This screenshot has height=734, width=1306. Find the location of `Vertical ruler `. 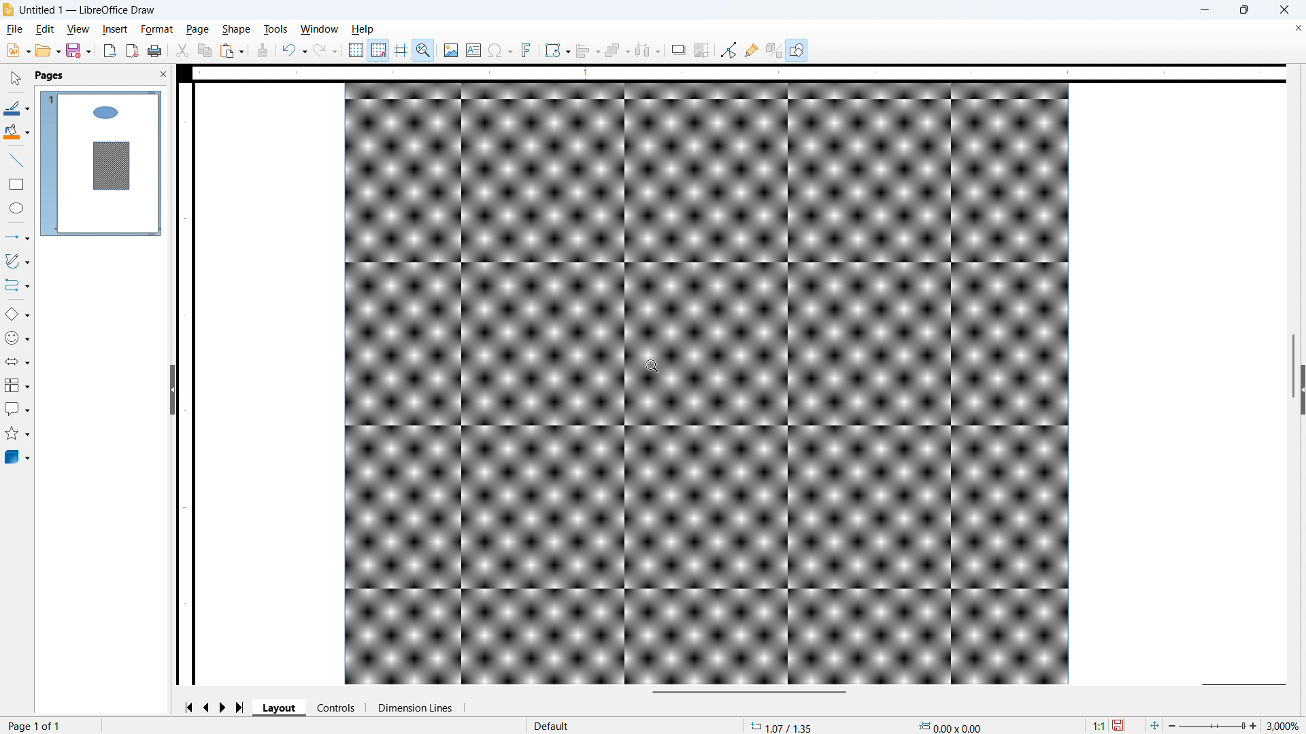

Vertical ruler  is located at coordinates (185, 383).